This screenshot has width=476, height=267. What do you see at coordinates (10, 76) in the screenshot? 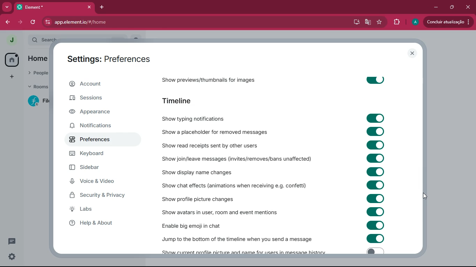
I see `add` at bounding box center [10, 76].